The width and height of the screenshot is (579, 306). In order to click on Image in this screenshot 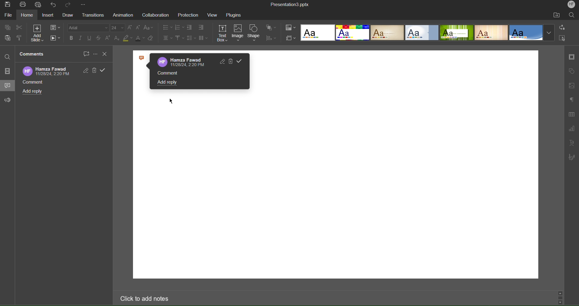, I will do `click(239, 33)`.